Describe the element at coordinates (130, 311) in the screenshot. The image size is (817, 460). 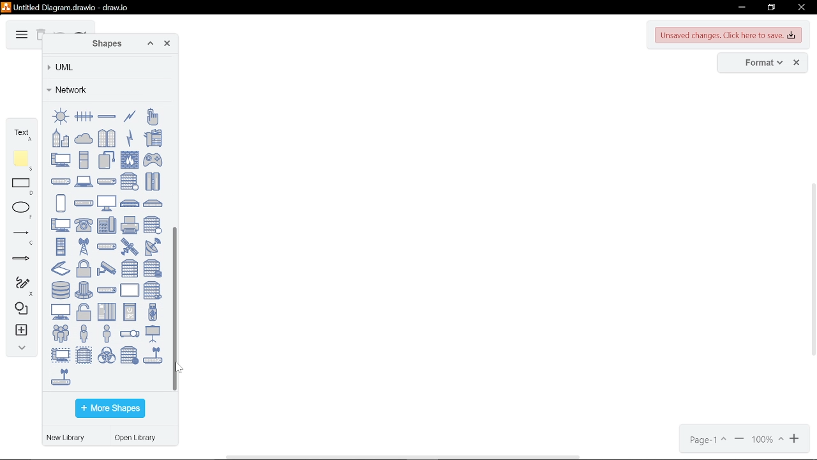
I see `UPS small` at that location.